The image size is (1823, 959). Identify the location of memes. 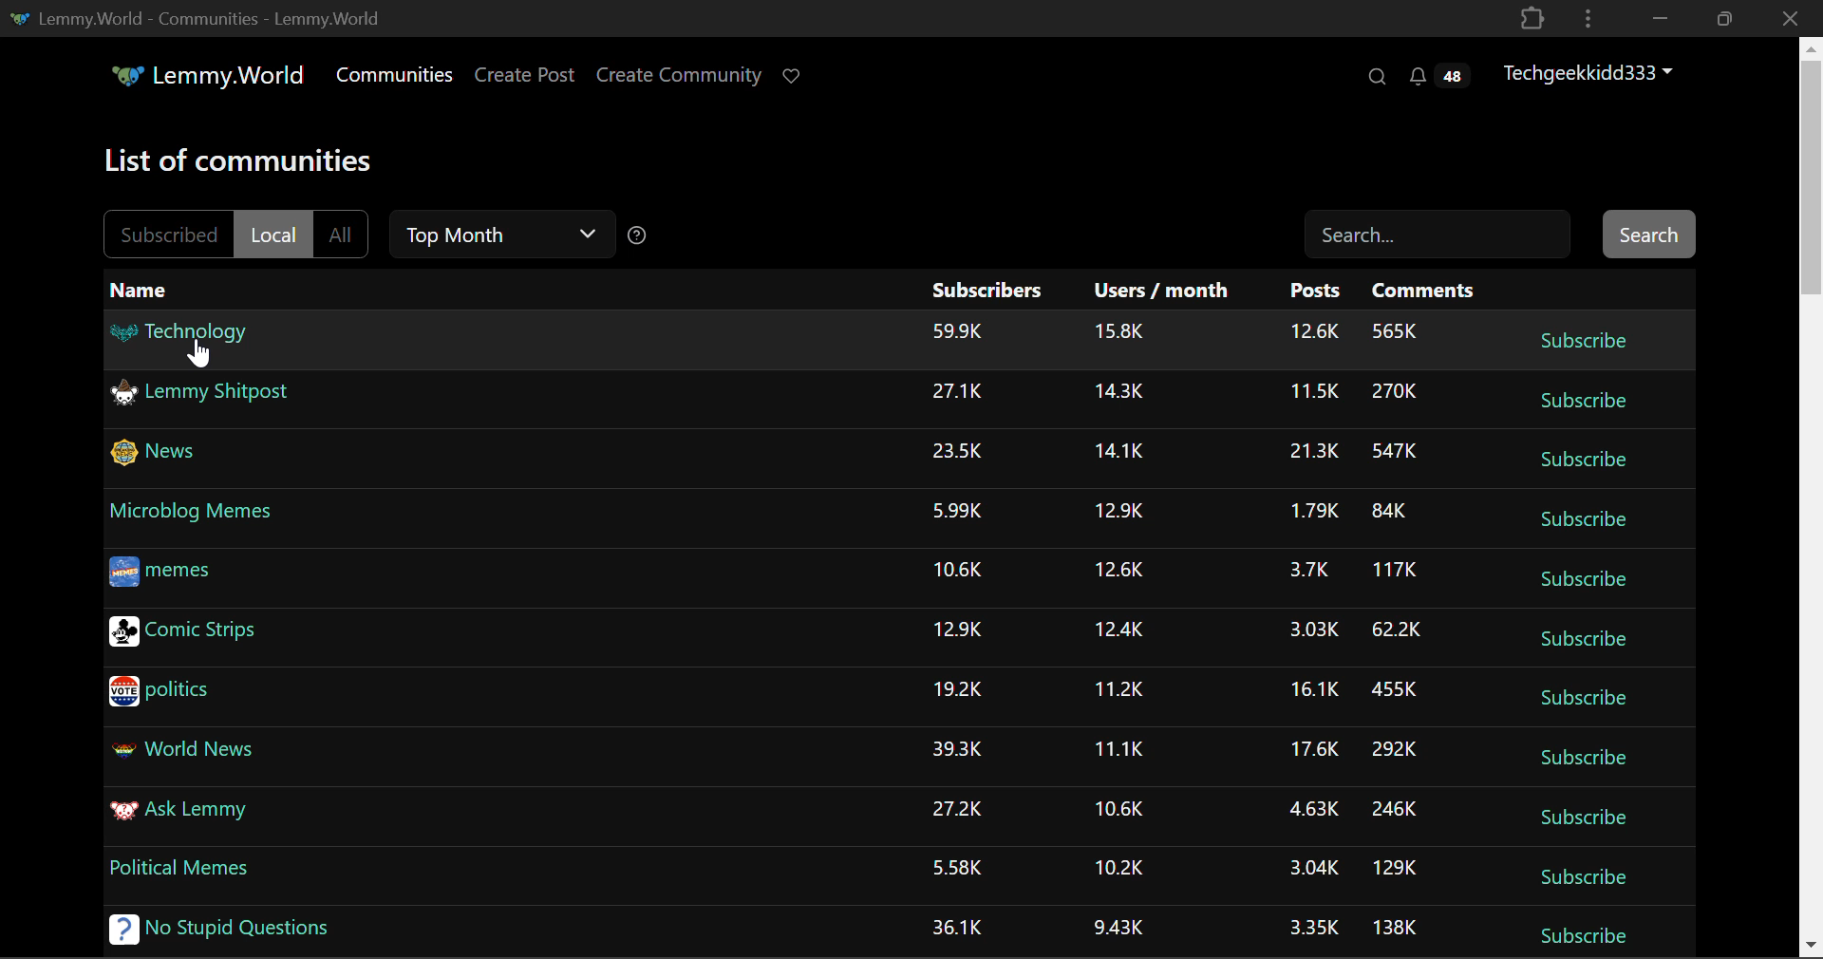
(161, 574).